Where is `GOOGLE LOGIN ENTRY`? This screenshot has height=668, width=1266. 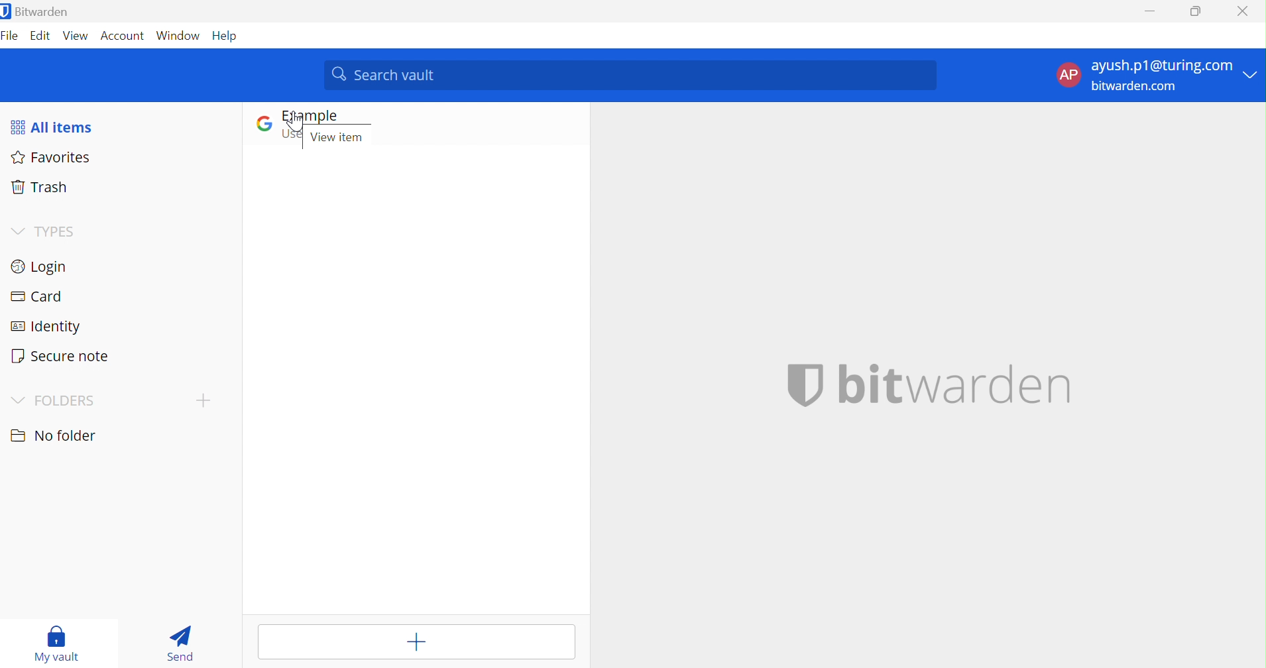
GOOGLE LOGIN ENTRY is located at coordinates (330, 127).